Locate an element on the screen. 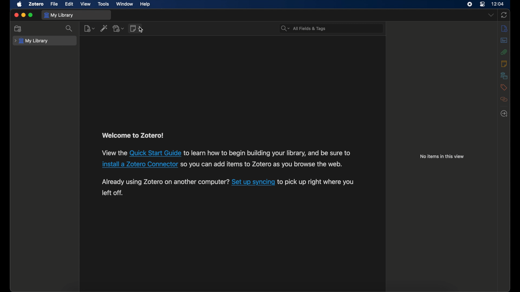  file is located at coordinates (54, 4).